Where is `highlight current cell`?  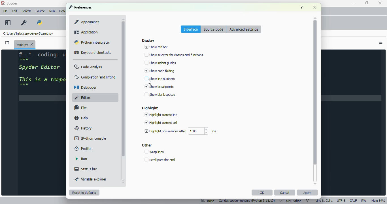 highlight current cell is located at coordinates (161, 123).